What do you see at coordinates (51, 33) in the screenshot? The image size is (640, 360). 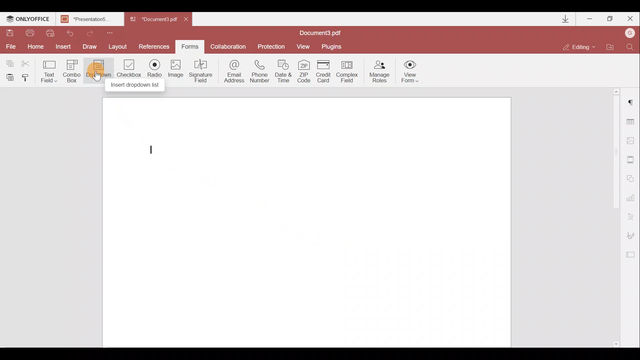 I see `Quick print` at bounding box center [51, 33].